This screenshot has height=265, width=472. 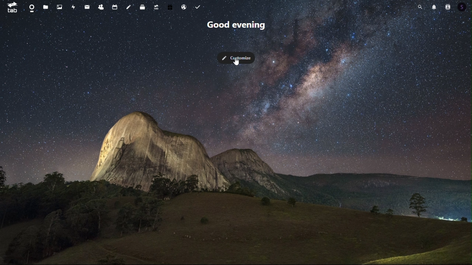 I want to click on deck, so click(x=144, y=7).